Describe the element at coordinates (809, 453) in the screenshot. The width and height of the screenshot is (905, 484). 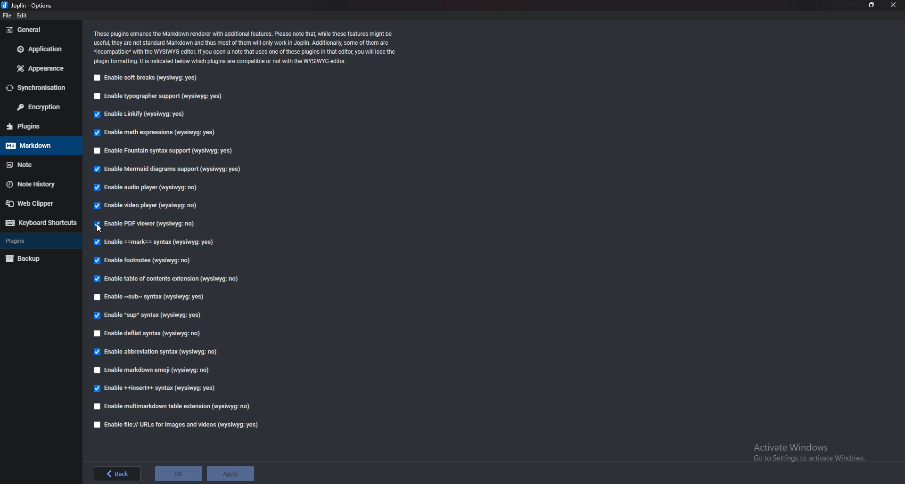
I see `Activate Windows
Go to Settings to activate Windows.` at that location.